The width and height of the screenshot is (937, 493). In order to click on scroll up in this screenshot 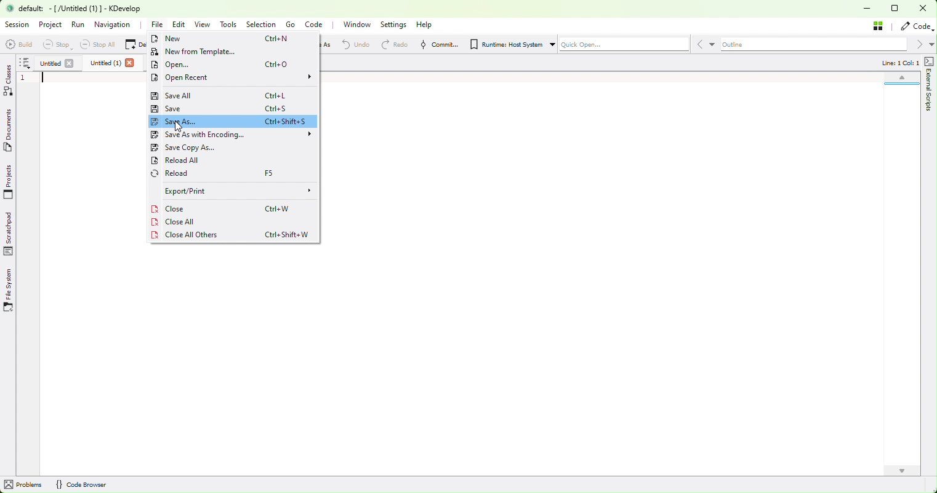, I will do `click(901, 79)`.